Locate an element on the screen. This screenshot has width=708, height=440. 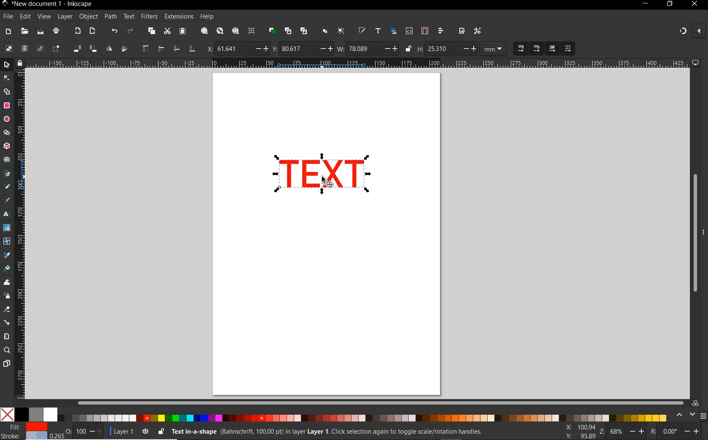
color managed code is located at coordinates (695, 403).